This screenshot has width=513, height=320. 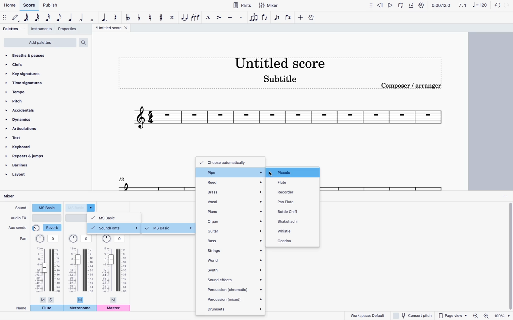 I want to click on settings, so click(x=312, y=18).